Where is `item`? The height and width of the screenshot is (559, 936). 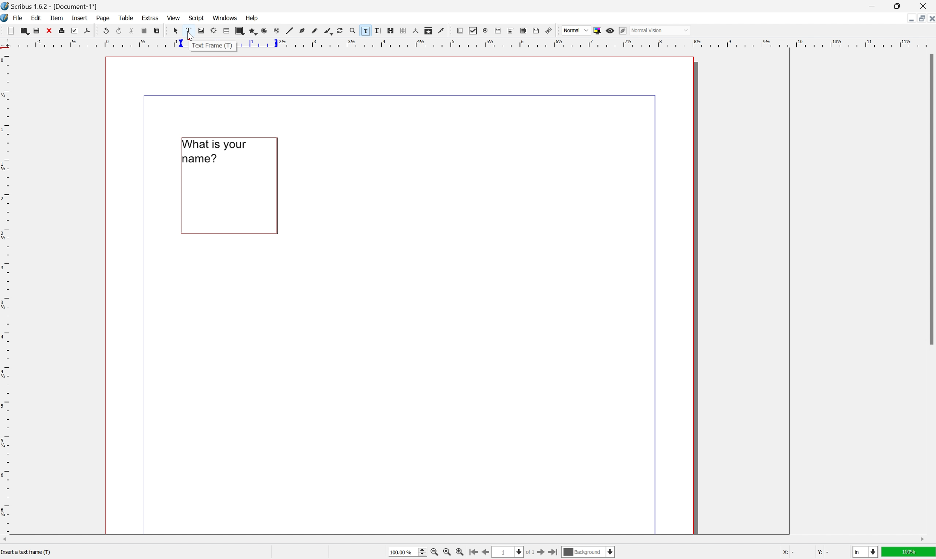 item is located at coordinates (58, 18).